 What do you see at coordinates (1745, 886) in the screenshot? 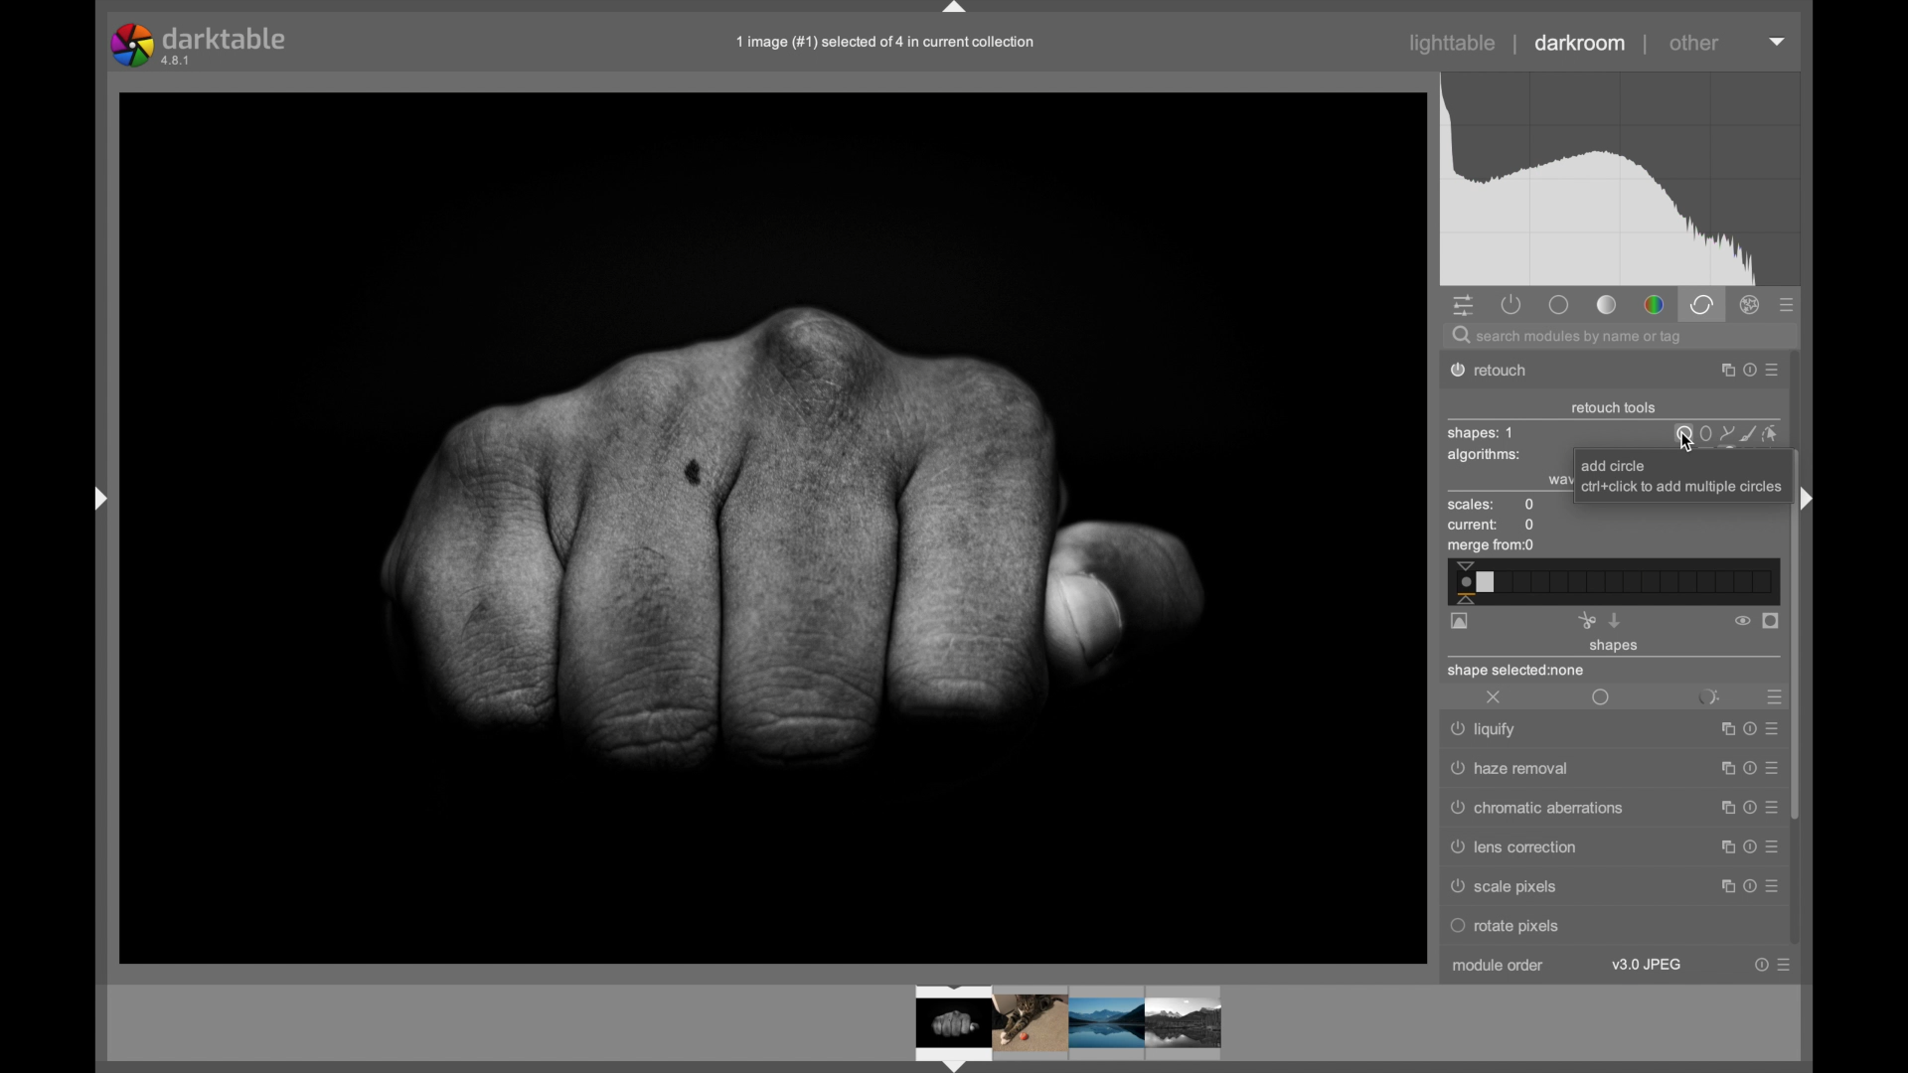
I see `help` at bounding box center [1745, 886].